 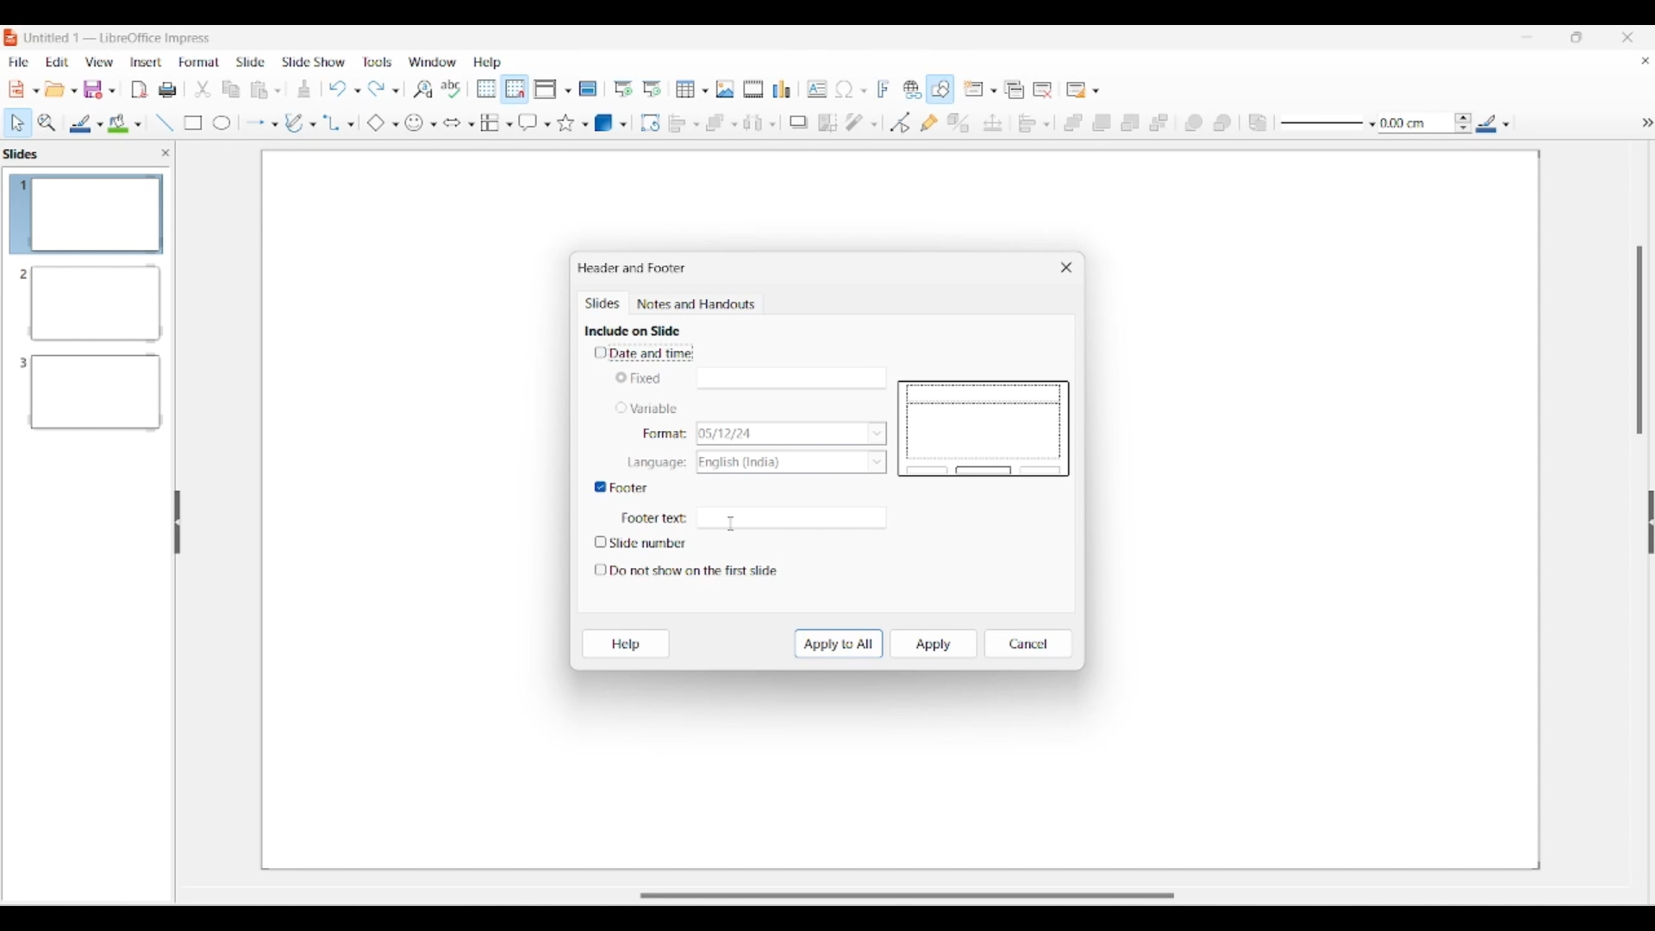 What do you see at coordinates (11, 38) in the screenshot?
I see `Software logo` at bounding box center [11, 38].